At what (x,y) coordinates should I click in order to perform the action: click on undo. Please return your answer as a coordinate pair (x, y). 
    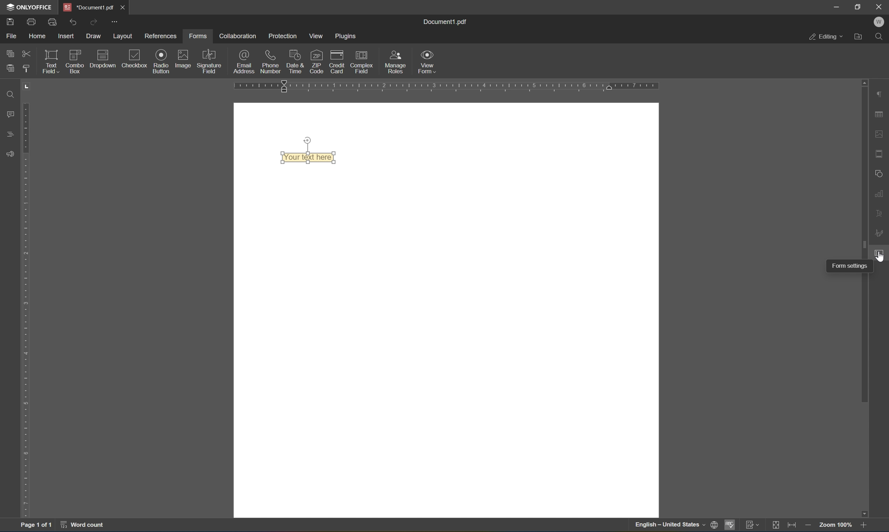
    Looking at the image, I should click on (73, 23).